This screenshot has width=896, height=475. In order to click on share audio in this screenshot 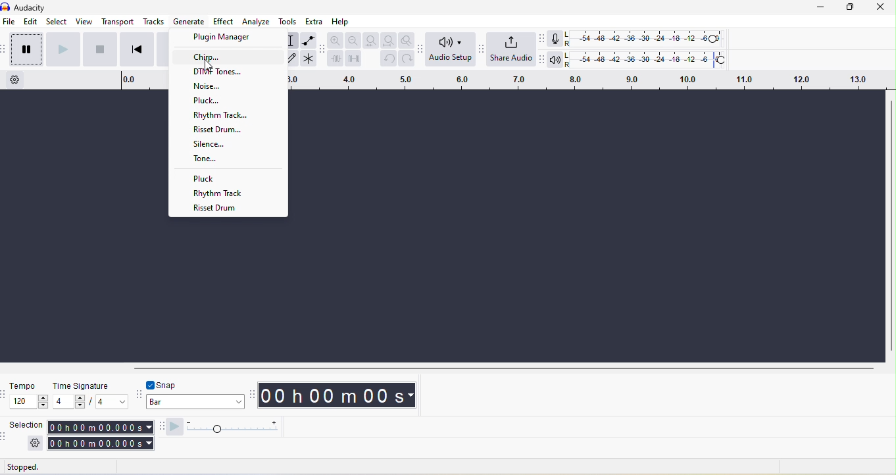, I will do `click(512, 49)`.